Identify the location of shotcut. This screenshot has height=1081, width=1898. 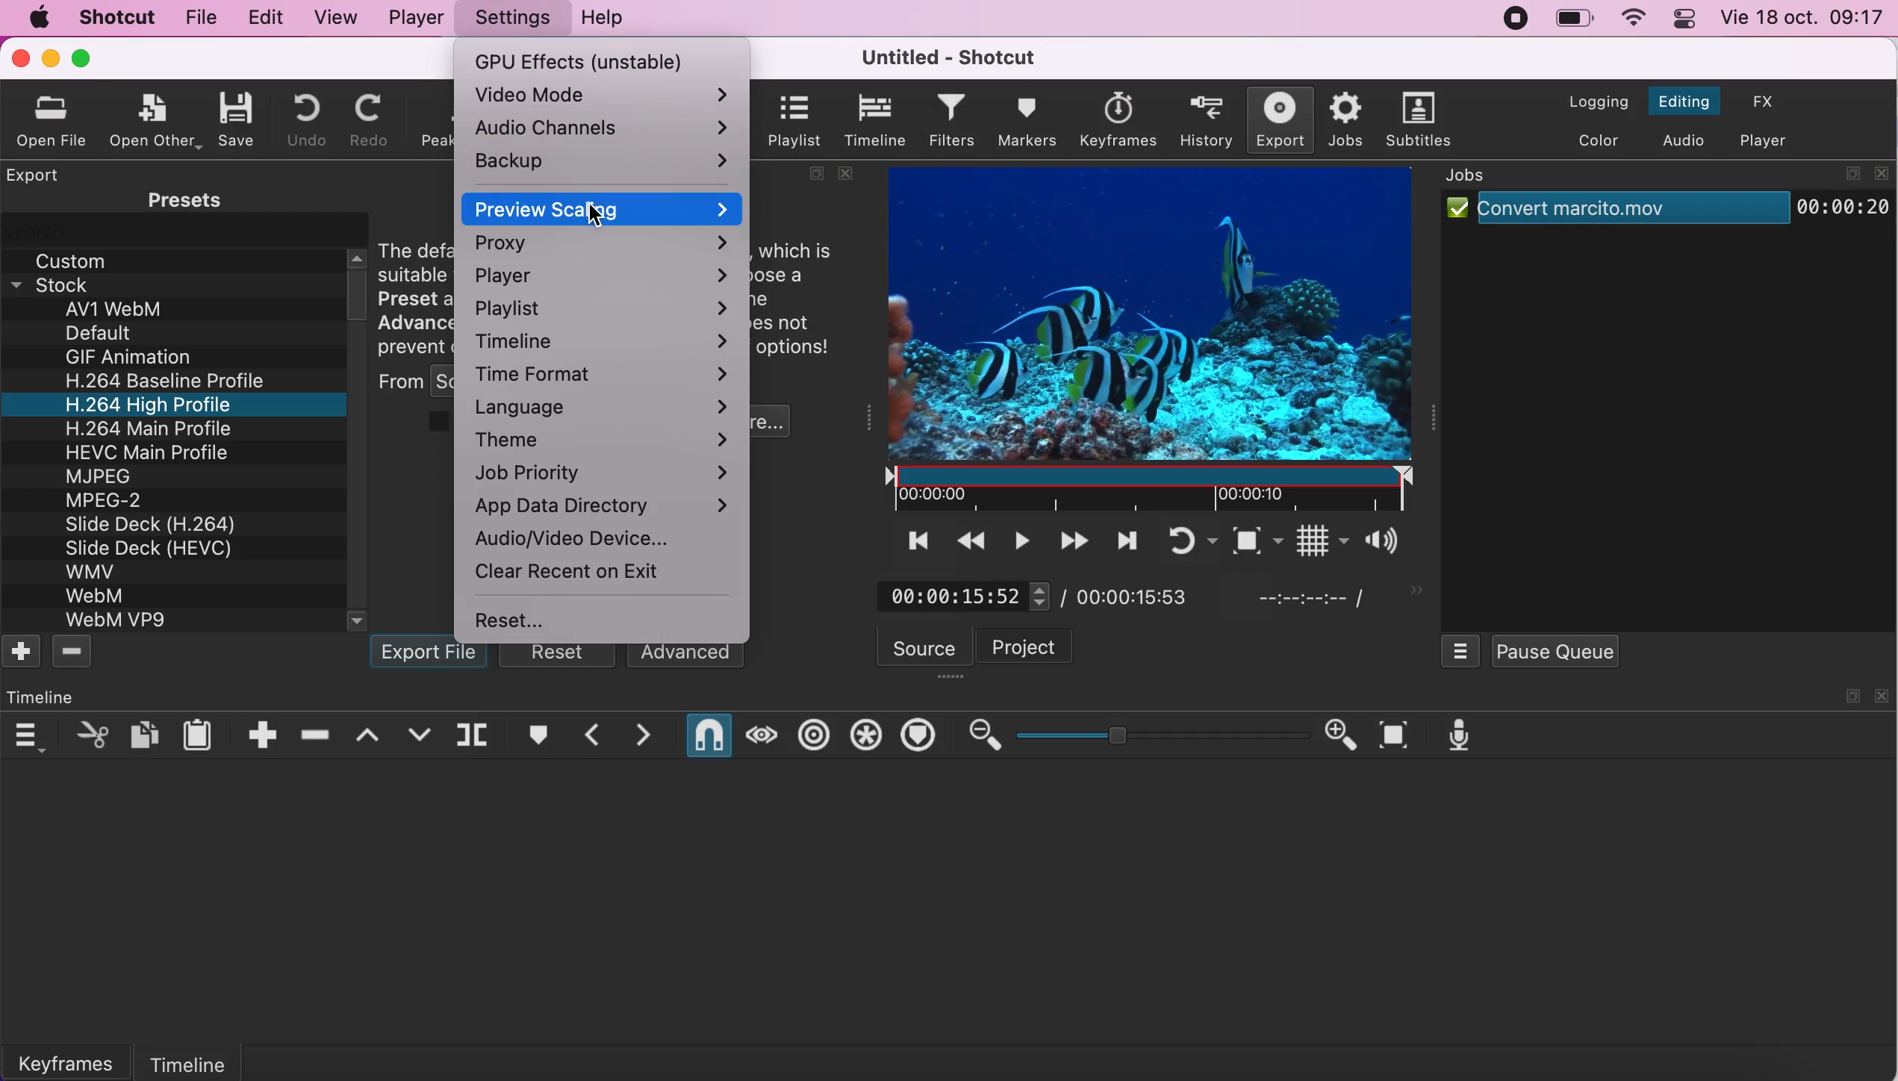
(114, 17).